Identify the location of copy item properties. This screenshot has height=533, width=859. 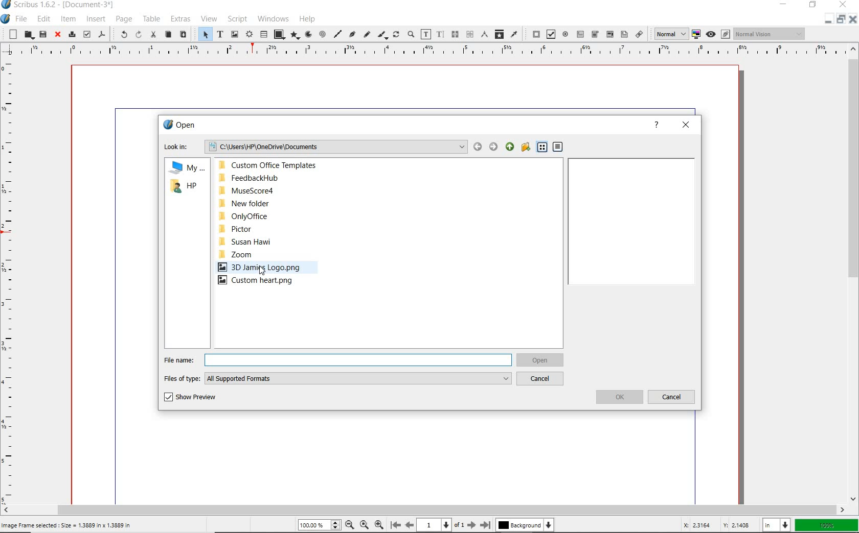
(499, 35).